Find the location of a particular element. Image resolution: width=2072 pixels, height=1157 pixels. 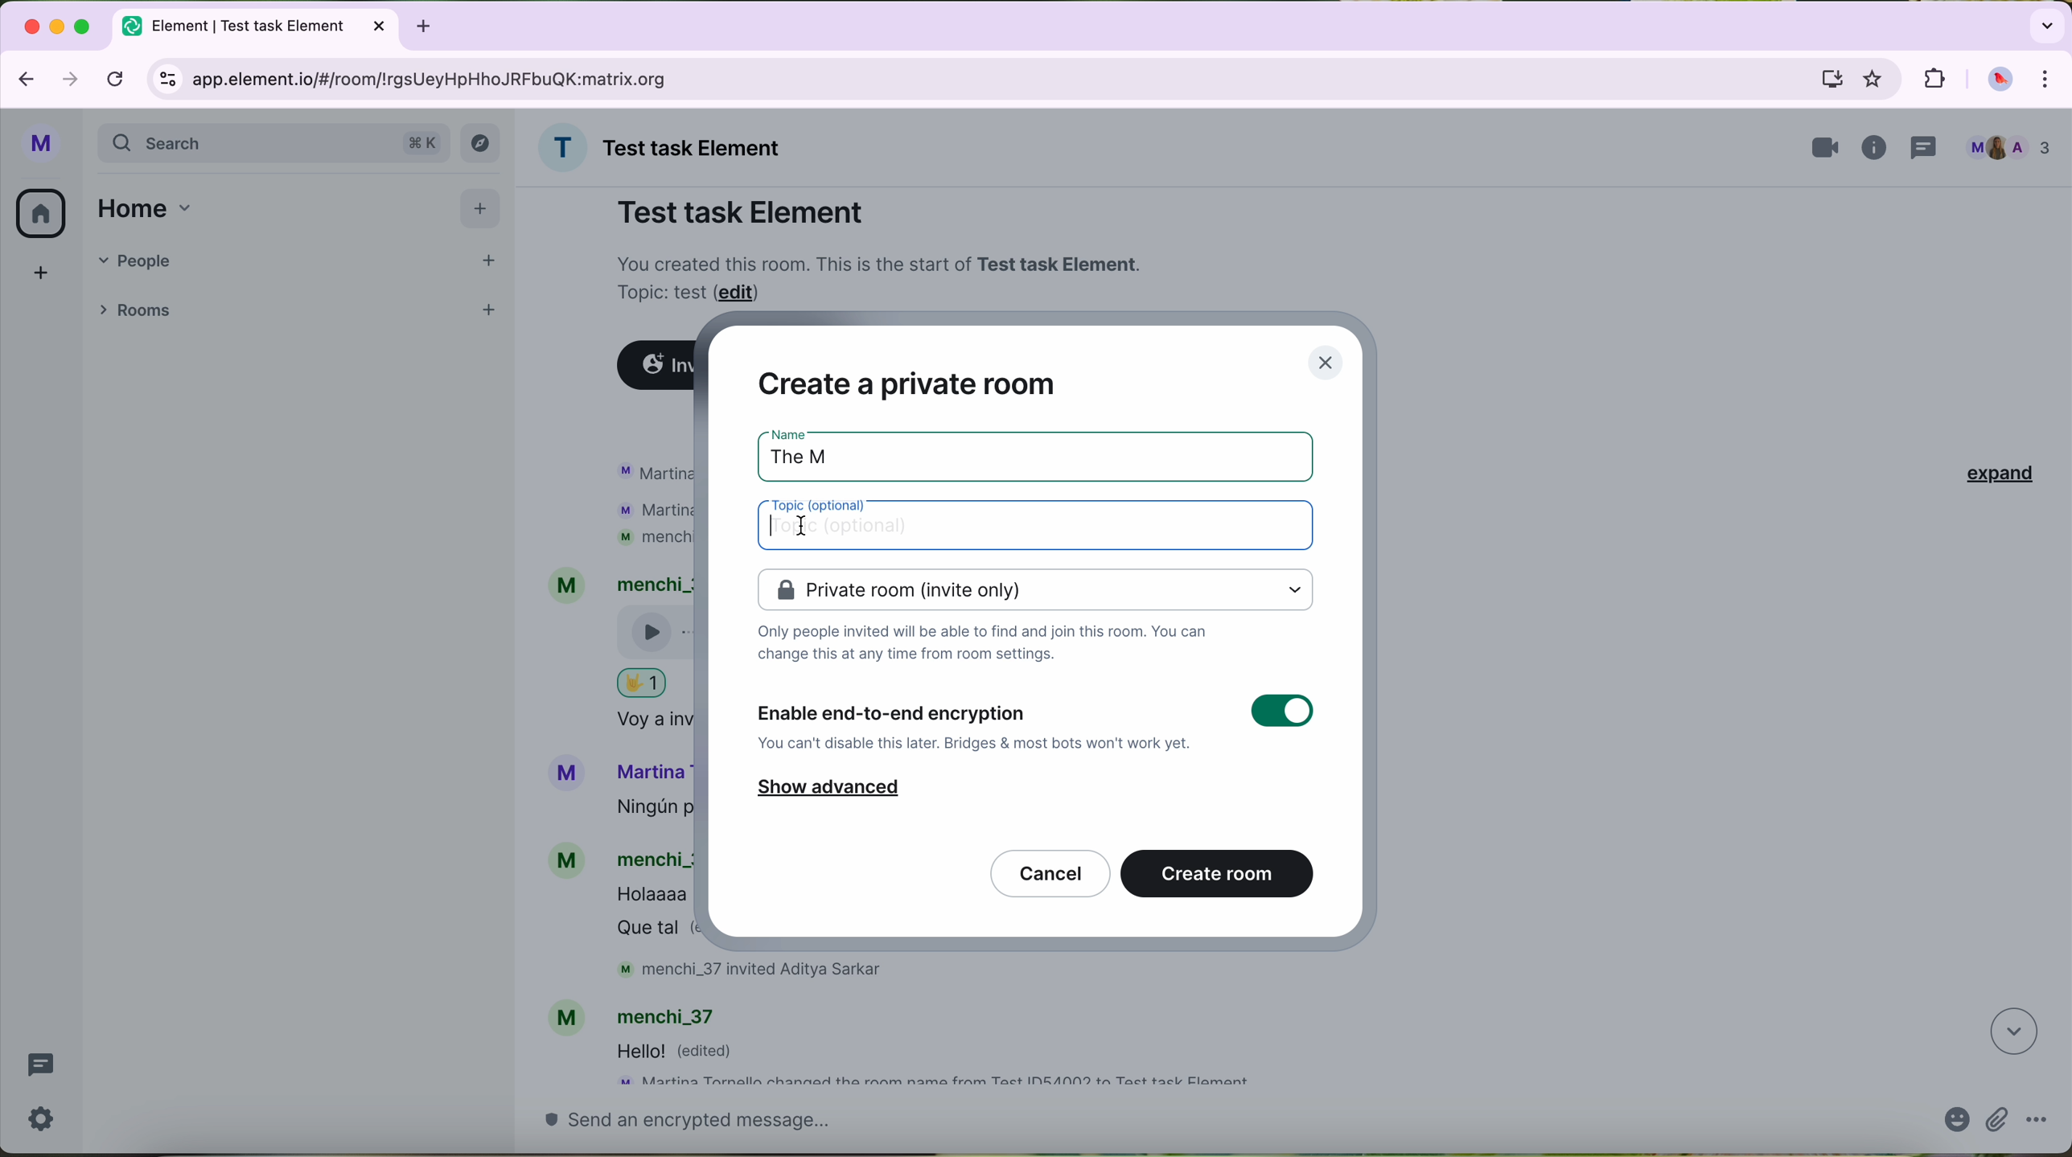

cancel button is located at coordinates (1050, 872).